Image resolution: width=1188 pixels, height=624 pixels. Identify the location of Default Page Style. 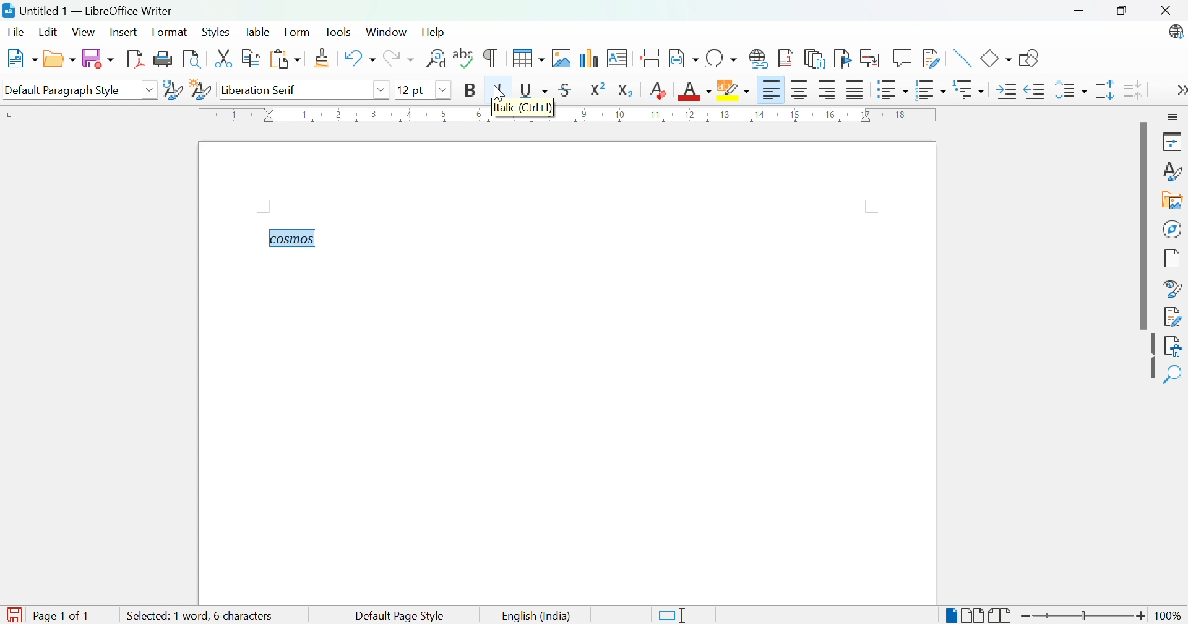
(403, 616).